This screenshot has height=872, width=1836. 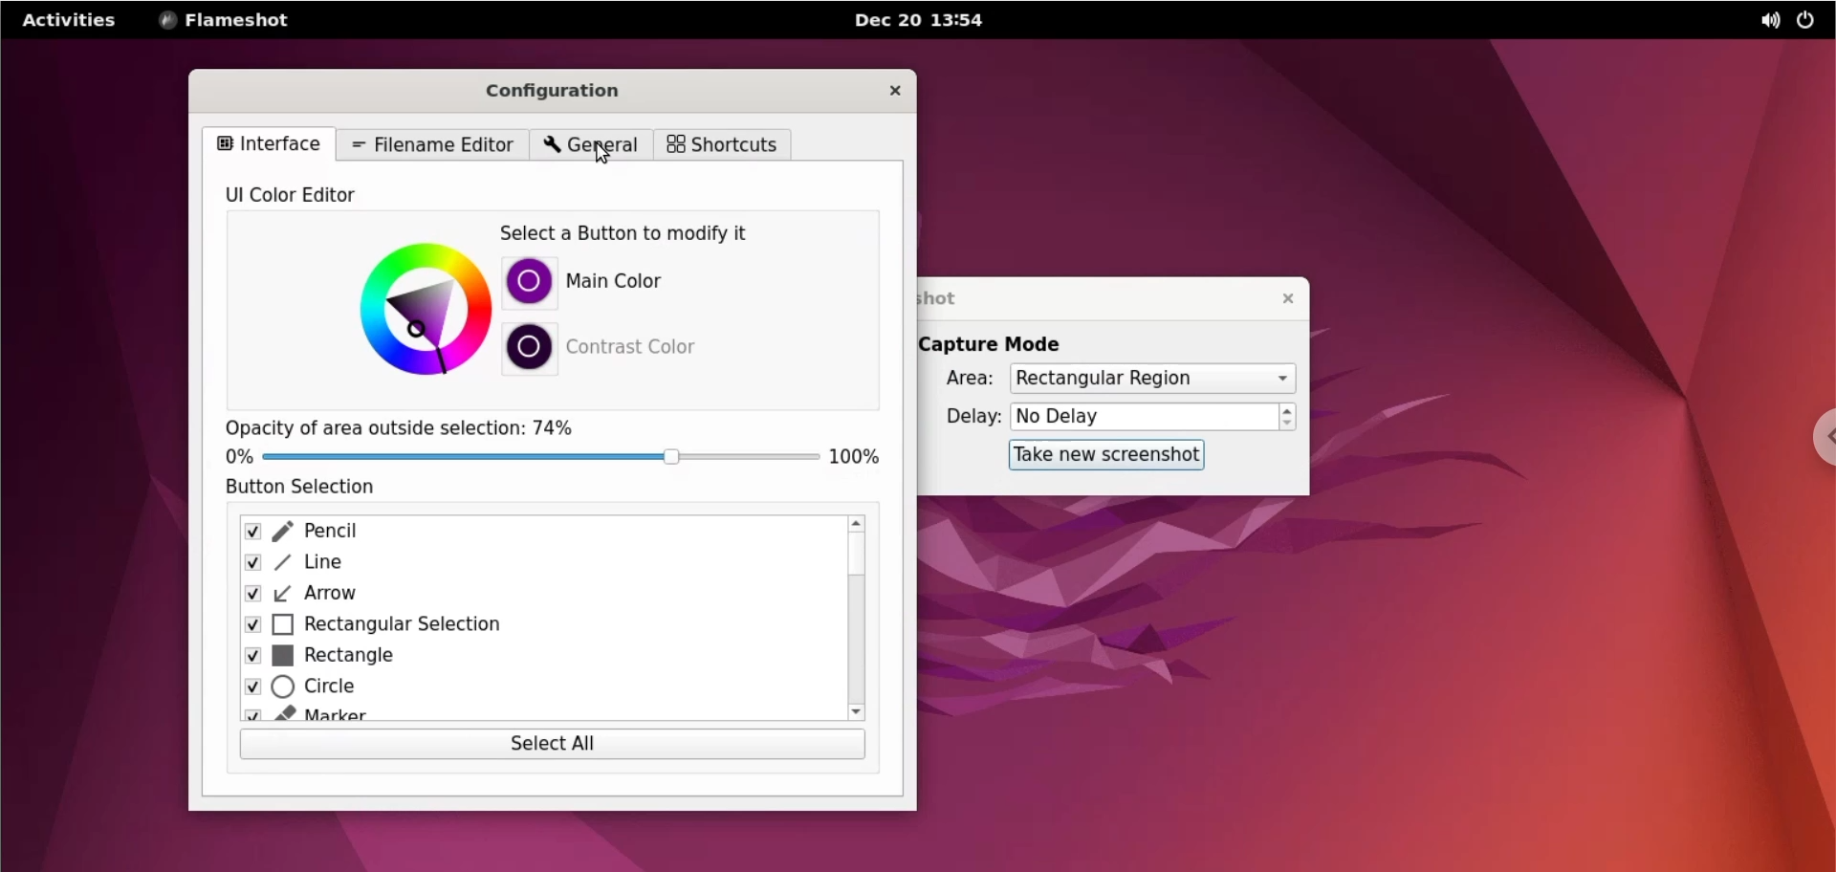 I want to click on activities, so click(x=72, y=19).